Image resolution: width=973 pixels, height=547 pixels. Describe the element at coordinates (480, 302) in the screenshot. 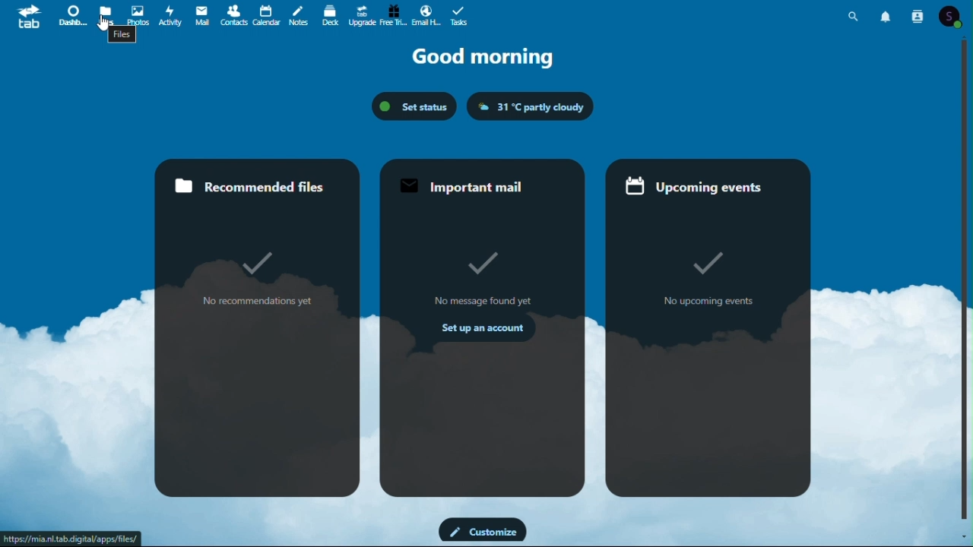

I see `No message found yet` at that location.